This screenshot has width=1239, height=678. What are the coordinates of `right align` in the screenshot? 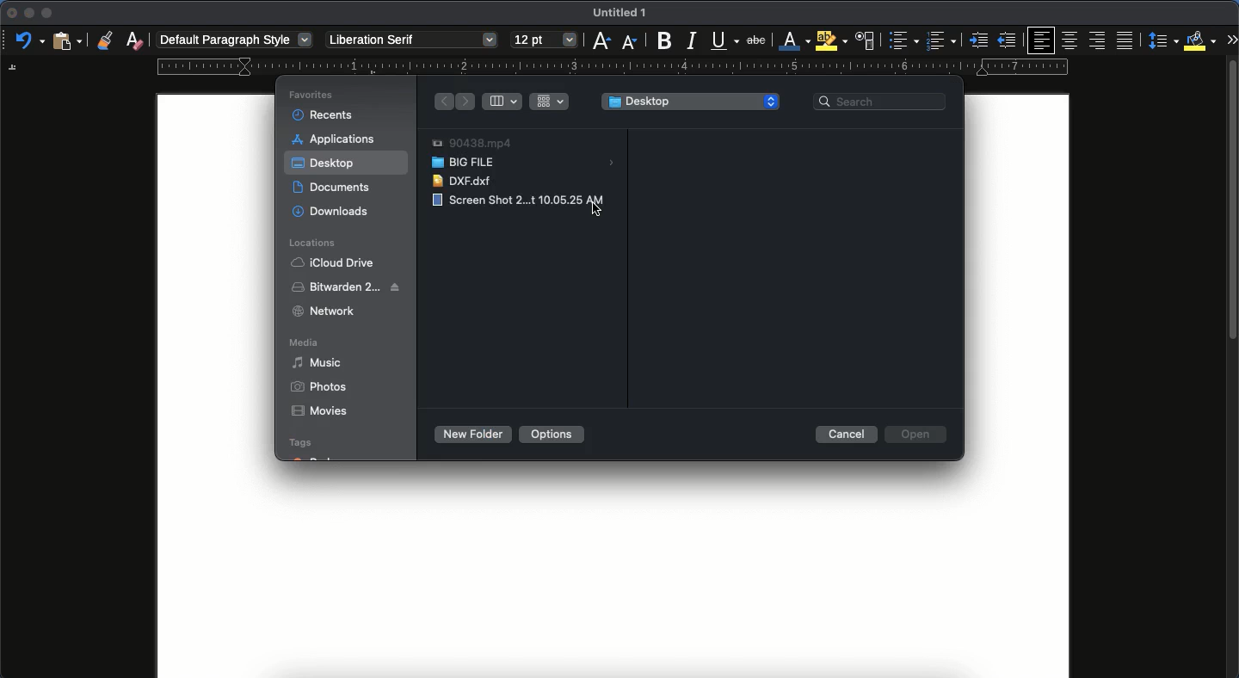 It's located at (1099, 41).